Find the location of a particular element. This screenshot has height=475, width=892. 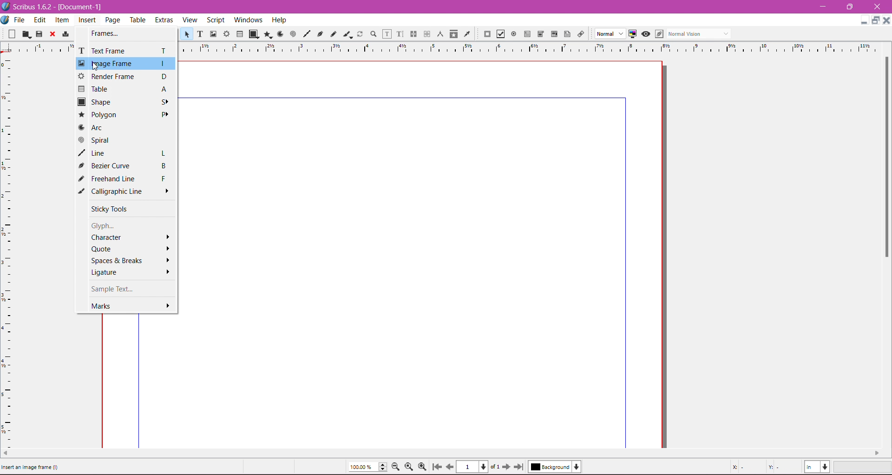

Quote is located at coordinates (131, 249).